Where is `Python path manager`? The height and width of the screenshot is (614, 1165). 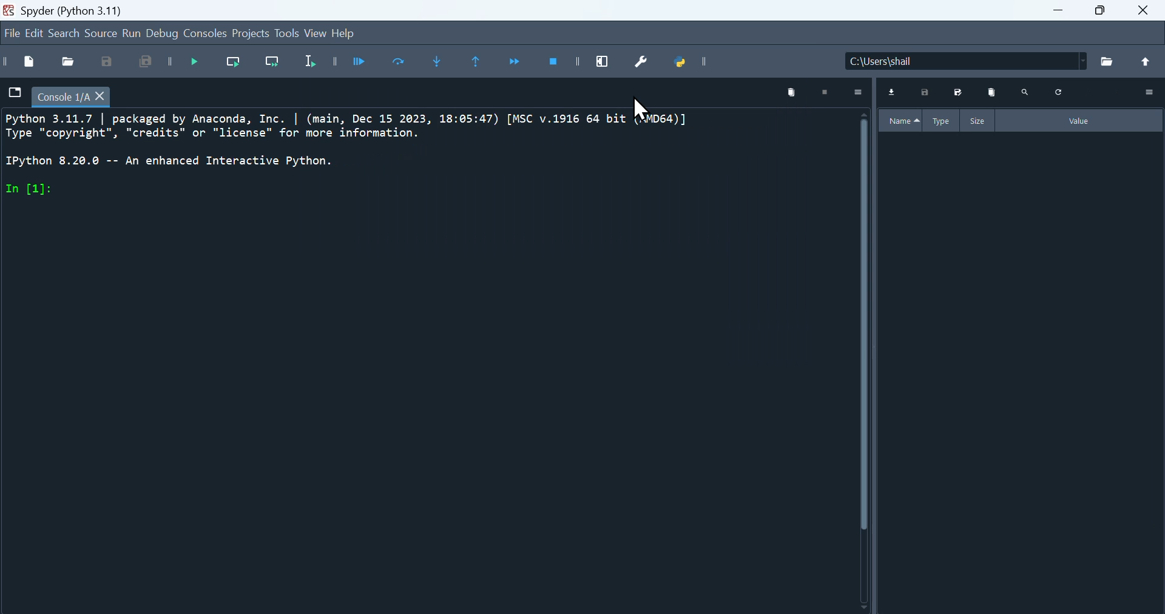
Python path manager is located at coordinates (691, 66).